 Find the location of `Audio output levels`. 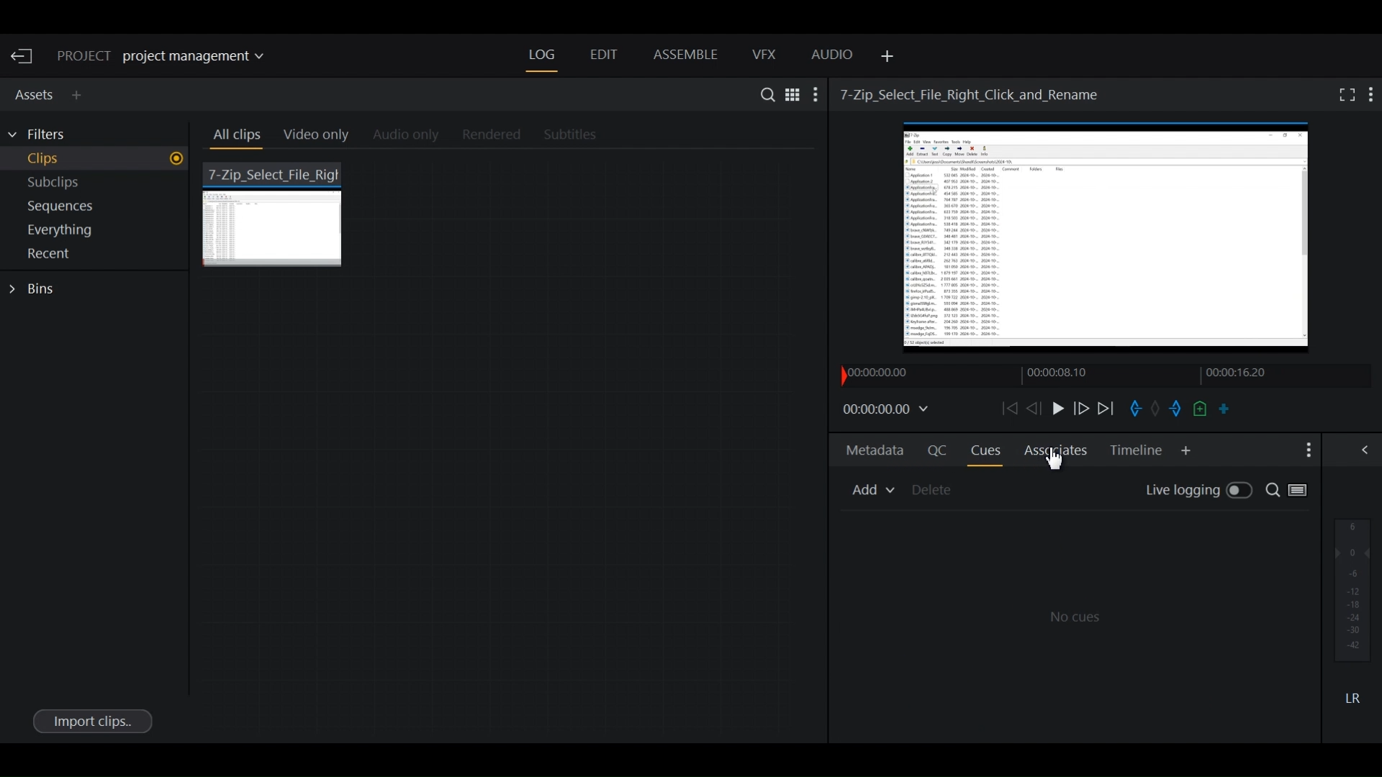

Audio output levels is located at coordinates (1352, 589).